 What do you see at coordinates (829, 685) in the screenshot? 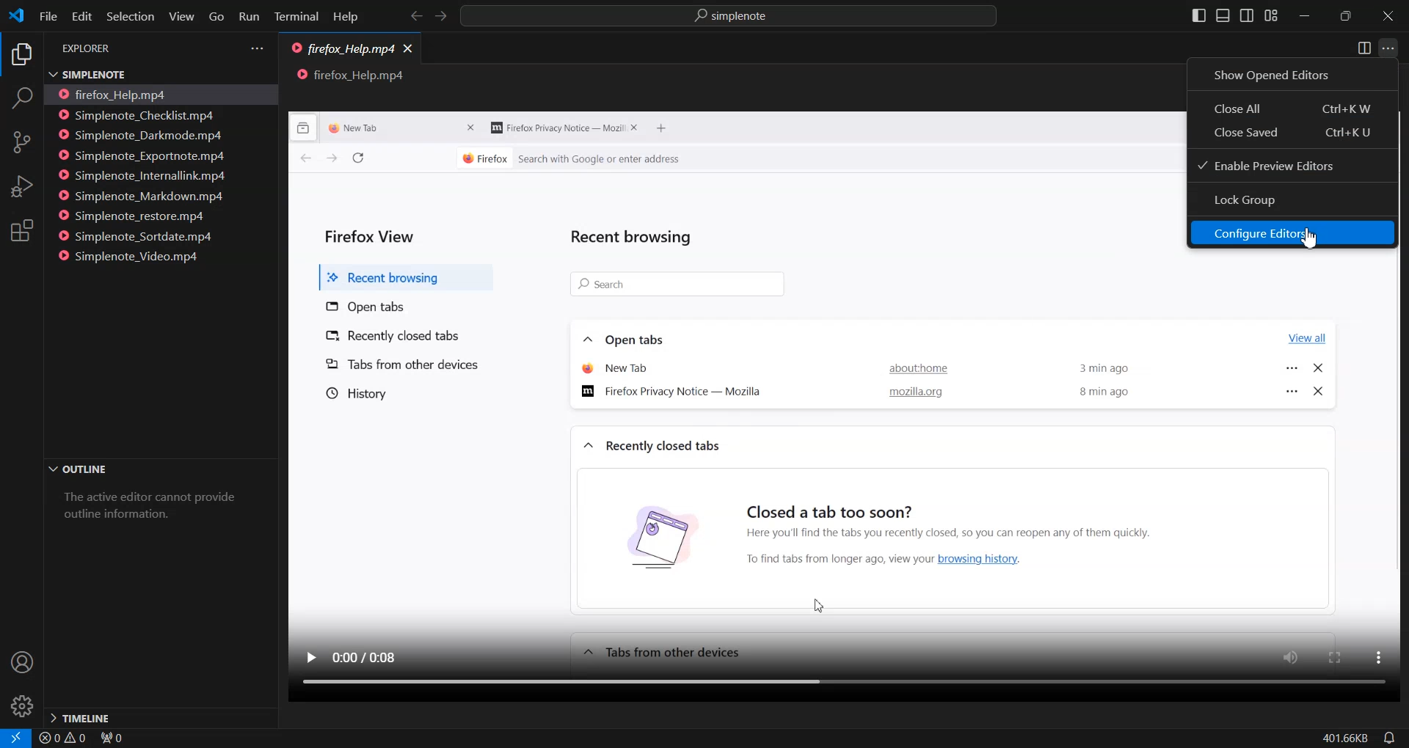
I see `Horizontal scroll bar` at bounding box center [829, 685].